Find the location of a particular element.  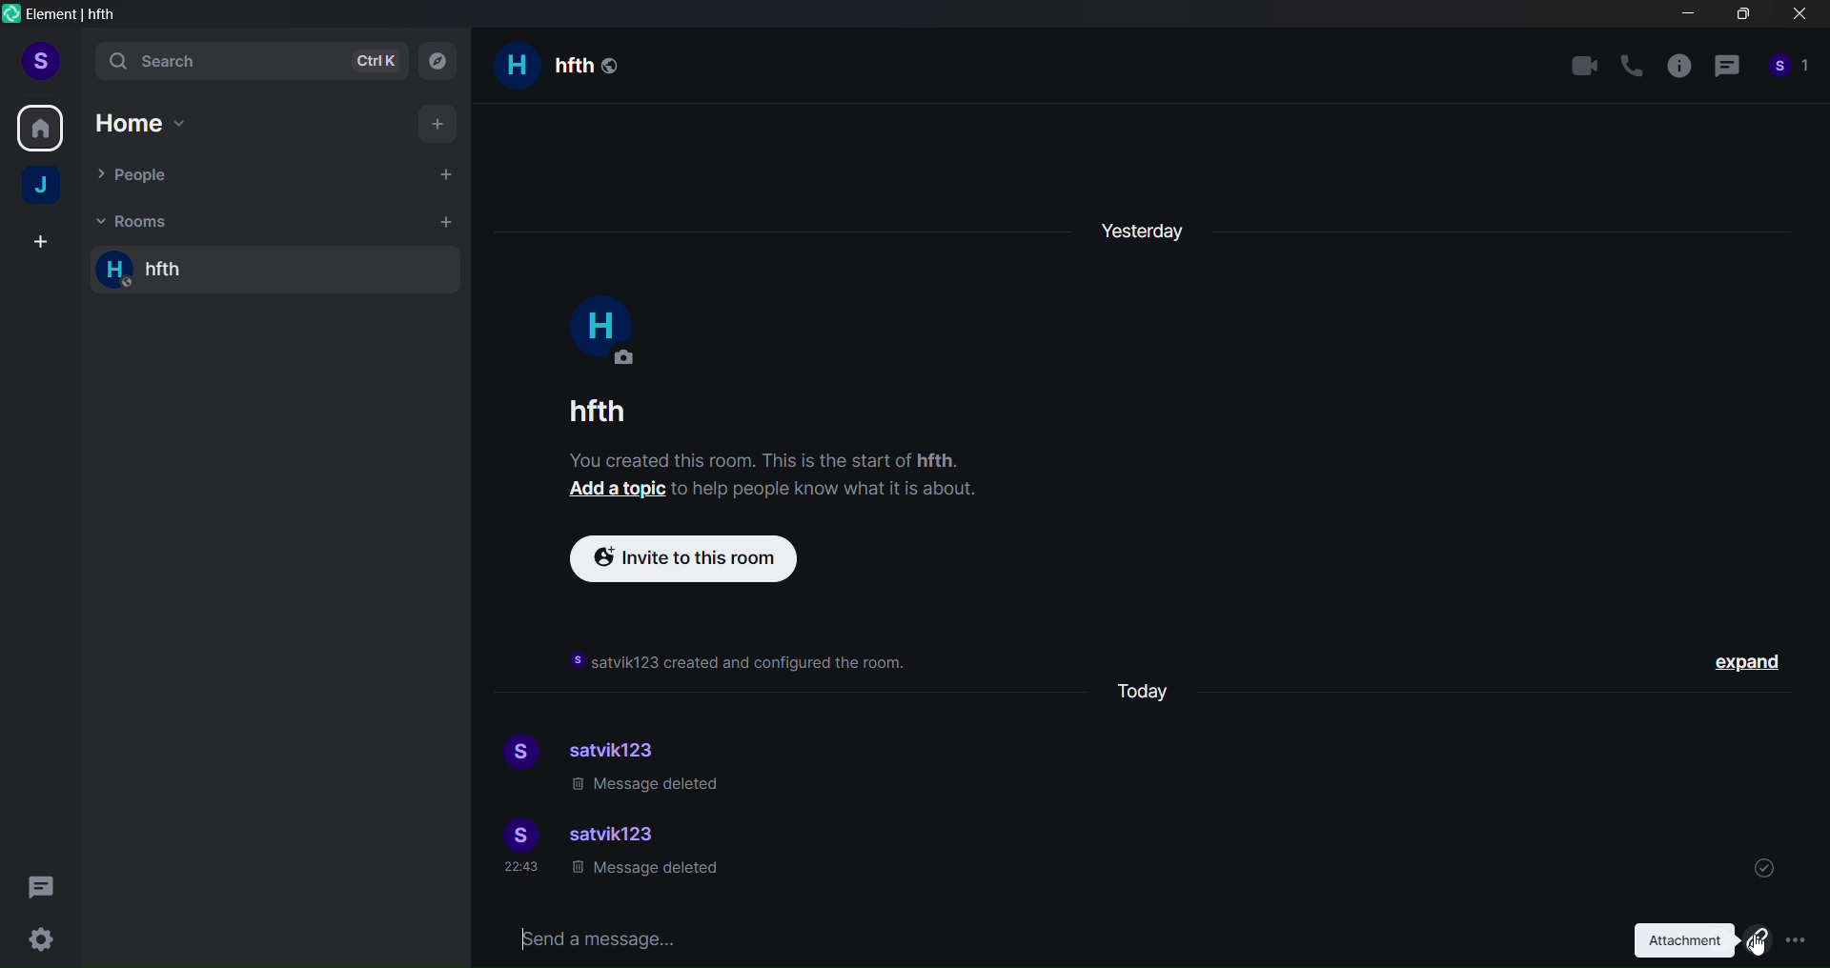

people is located at coordinates (1790, 71).